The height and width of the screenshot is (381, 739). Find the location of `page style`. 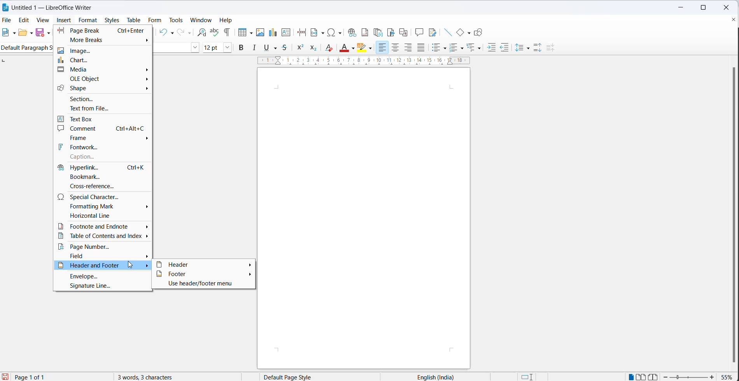

page style is located at coordinates (304, 377).